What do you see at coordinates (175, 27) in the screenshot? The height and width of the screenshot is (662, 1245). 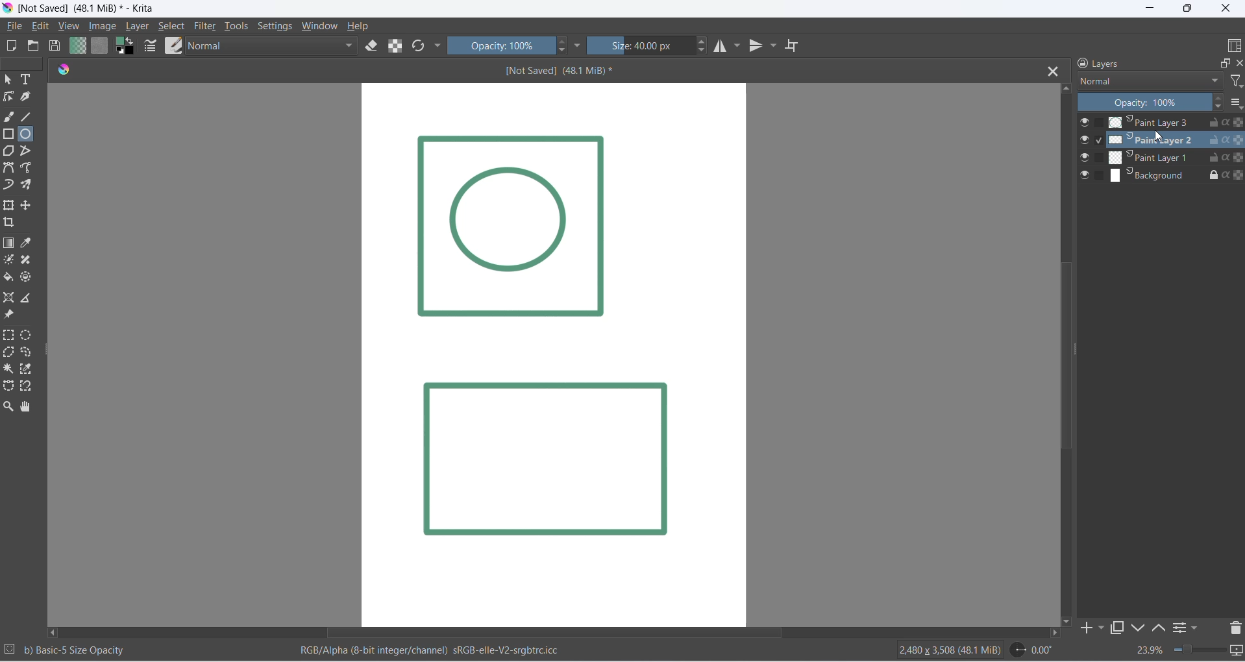 I see `select` at bounding box center [175, 27].